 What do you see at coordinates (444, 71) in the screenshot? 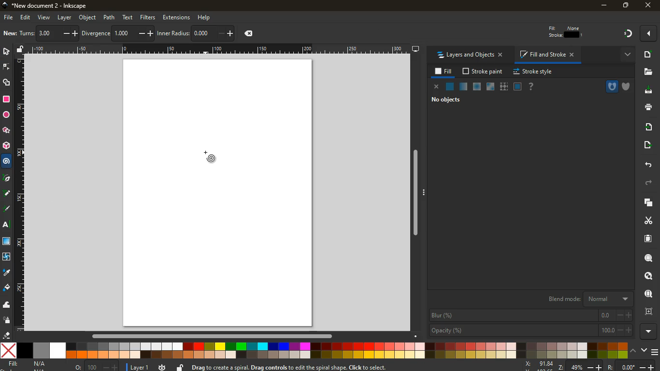
I see `fill` at bounding box center [444, 71].